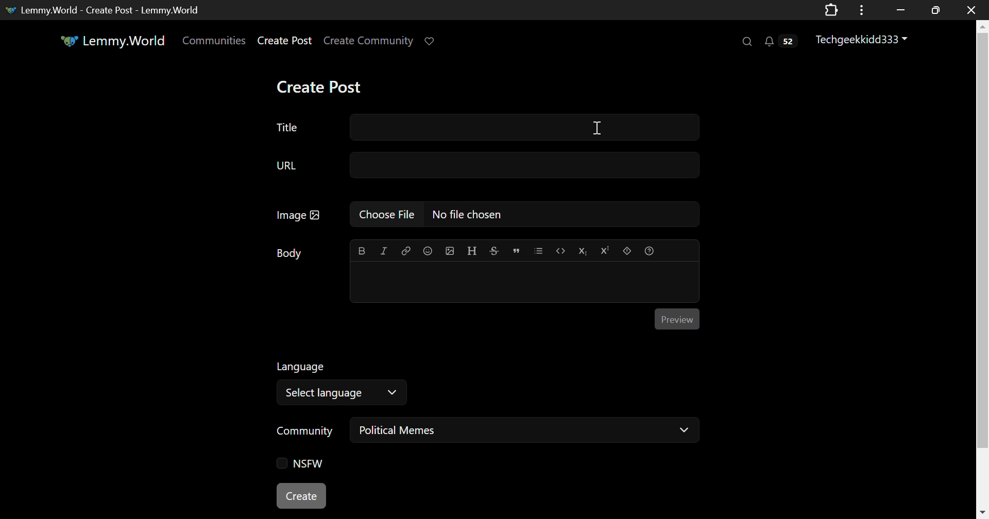 This screenshot has height=519, width=989. What do you see at coordinates (861, 9) in the screenshot?
I see `Application Options` at bounding box center [861, 9].